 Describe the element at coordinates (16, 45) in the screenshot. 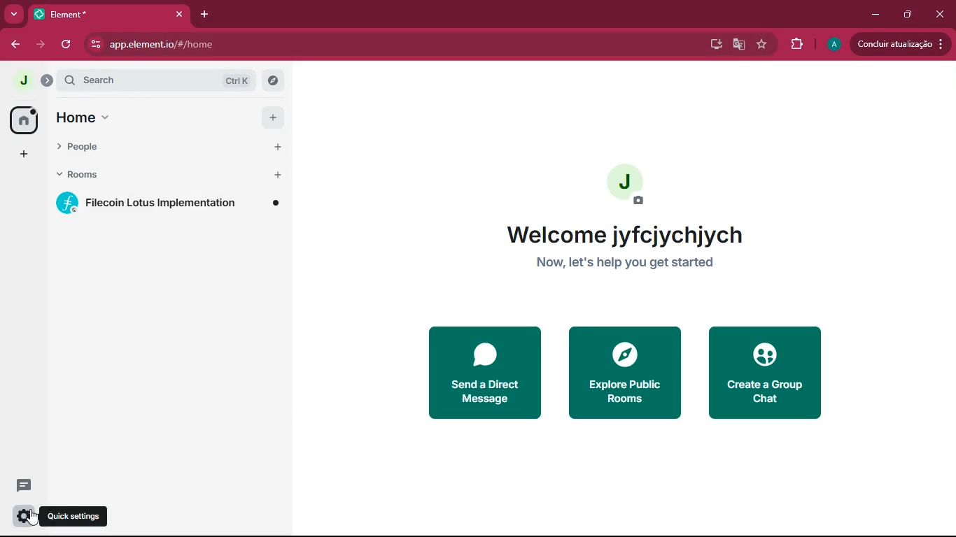

I see `back` at that location.